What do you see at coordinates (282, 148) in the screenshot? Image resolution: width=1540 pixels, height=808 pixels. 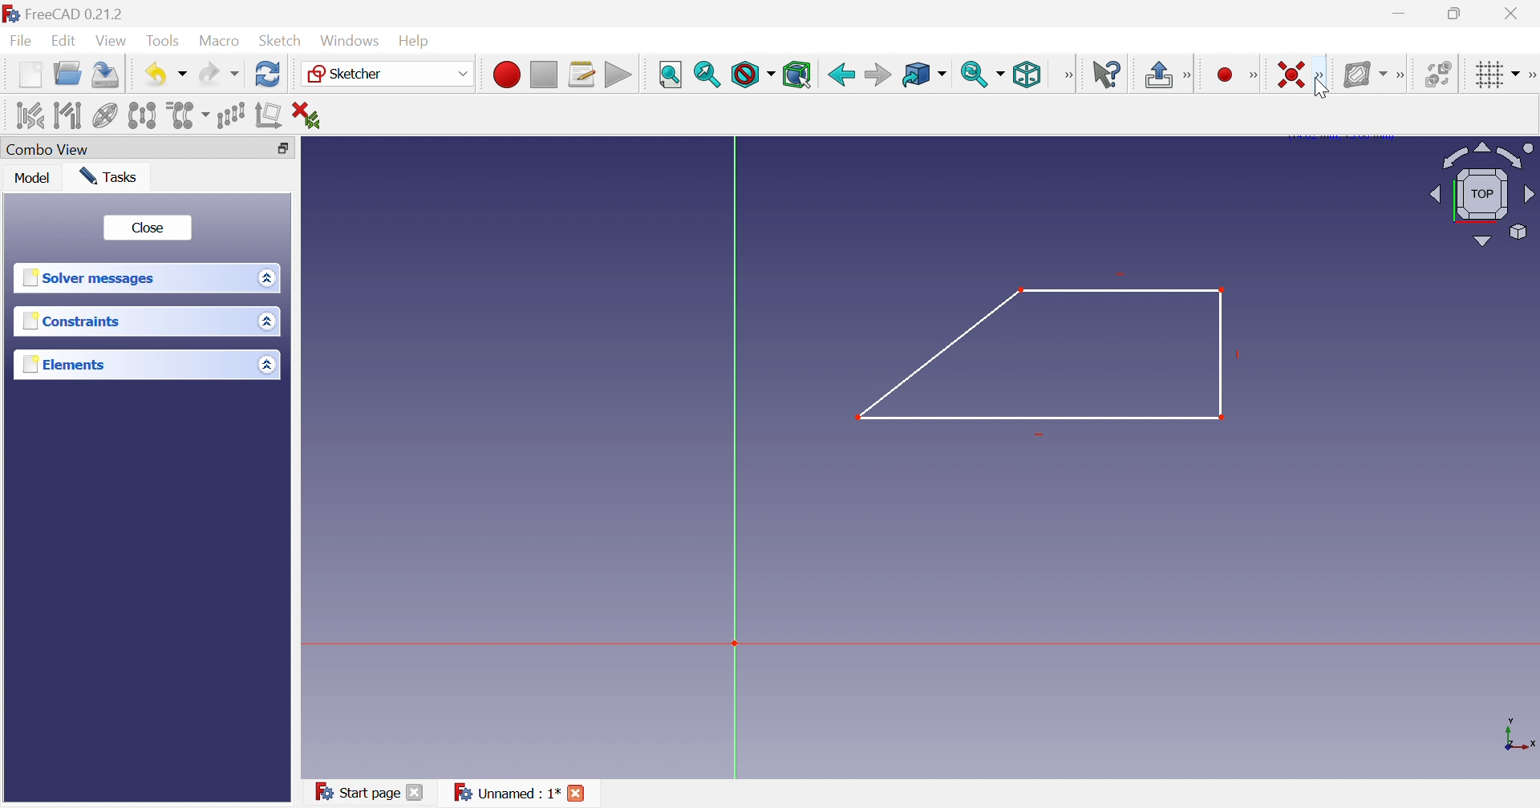 I see `Change view` at bounding box center [282, 148].